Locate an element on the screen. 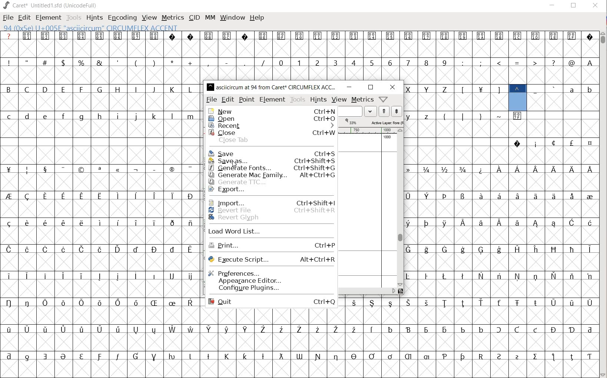 This screenshot has width=607, height=378. 94 0xSe U+00SE "asciicircum CIRCUMFLEX ACCENT is located at coordinates (117, 28).